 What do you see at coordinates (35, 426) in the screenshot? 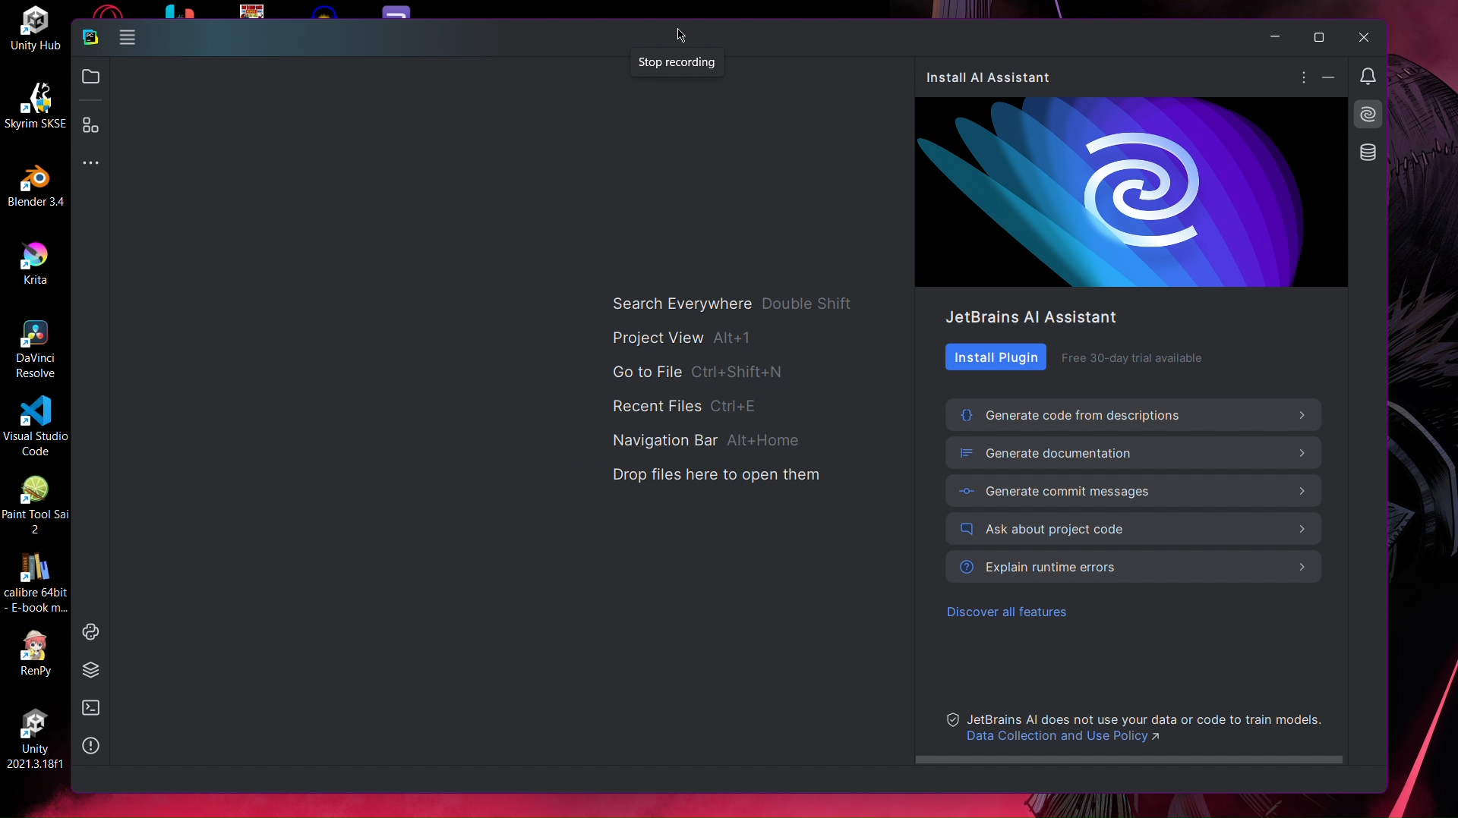
I see `Visual Studio Code` at bounding box center [35, 426].